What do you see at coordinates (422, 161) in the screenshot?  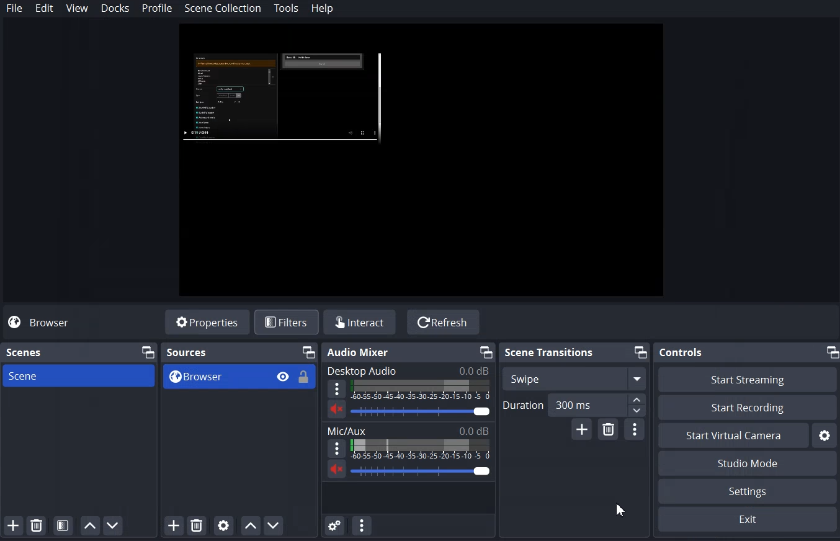 I see `File Preview` at bounding box center [422, 161].